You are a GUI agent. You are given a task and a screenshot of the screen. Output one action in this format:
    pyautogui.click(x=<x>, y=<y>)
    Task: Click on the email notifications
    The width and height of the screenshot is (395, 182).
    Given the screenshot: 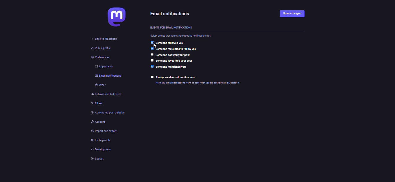 What is the action you would take?
    pyautogui.click(x=169, y=14)
    